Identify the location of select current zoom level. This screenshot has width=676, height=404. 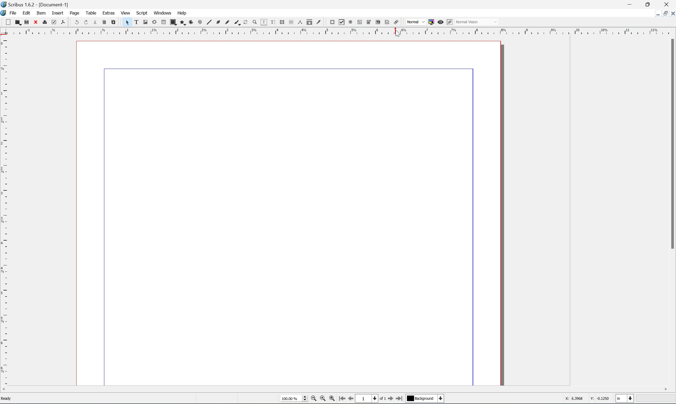
(294, 400).